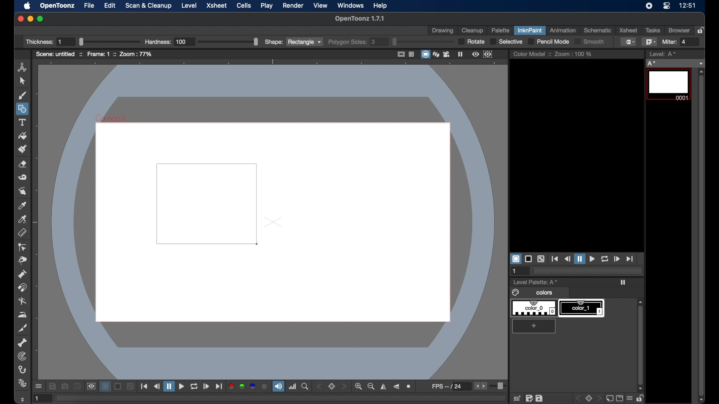  Describe the element at coordinates (667, 6) in the screenshot. I see `control center` at that location.